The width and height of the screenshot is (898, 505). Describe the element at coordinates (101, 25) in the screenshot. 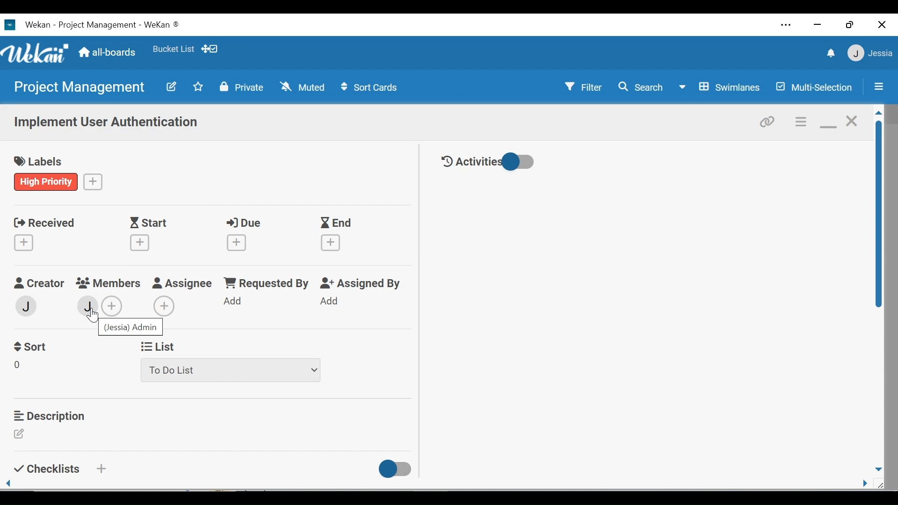

I see `Wekan - Project Management - WeKan ®` at that location.